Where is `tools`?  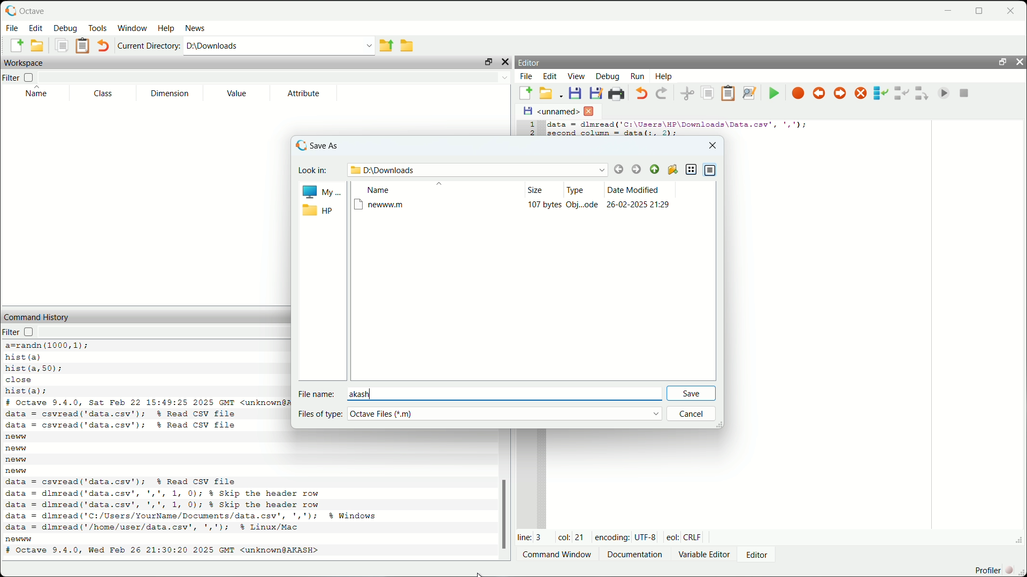 tools is located at coordinates (98, 28).